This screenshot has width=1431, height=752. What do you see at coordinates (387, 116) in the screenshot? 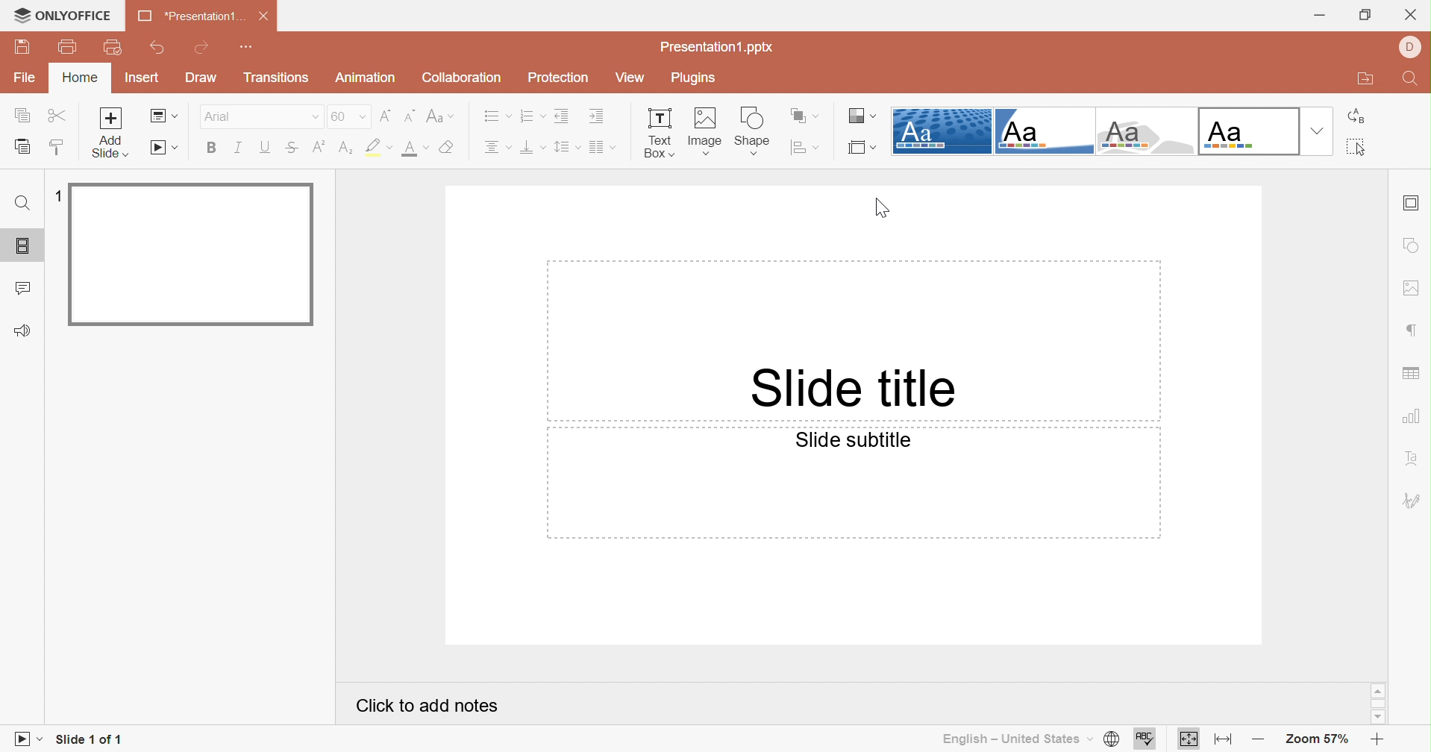
I see `Increment font size` at bounding box center [387, 116].